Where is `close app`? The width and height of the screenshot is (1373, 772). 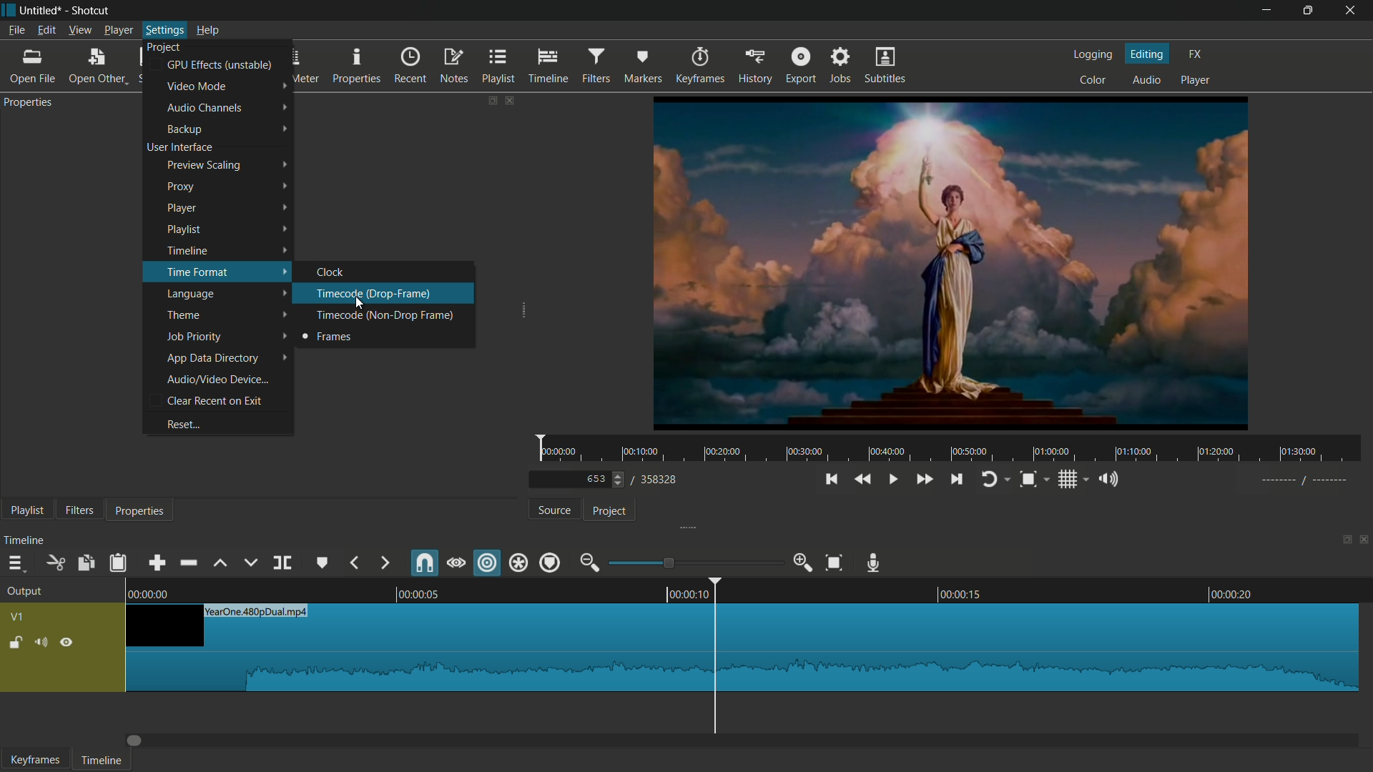 close app is located at coordinates (1353, 10).